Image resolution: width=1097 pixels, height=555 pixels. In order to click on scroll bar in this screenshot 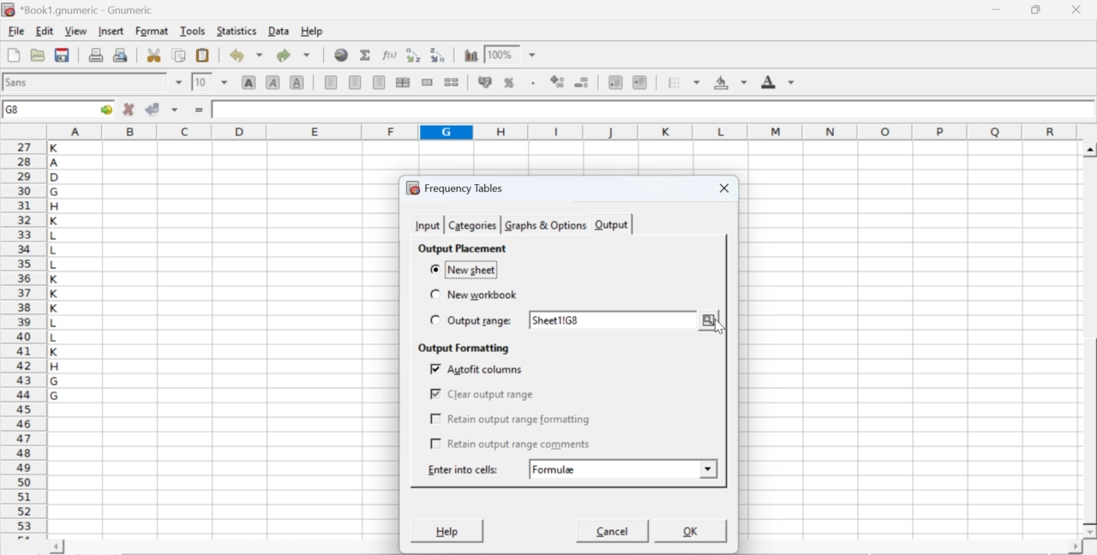, I will do `click(1090, 341)`.